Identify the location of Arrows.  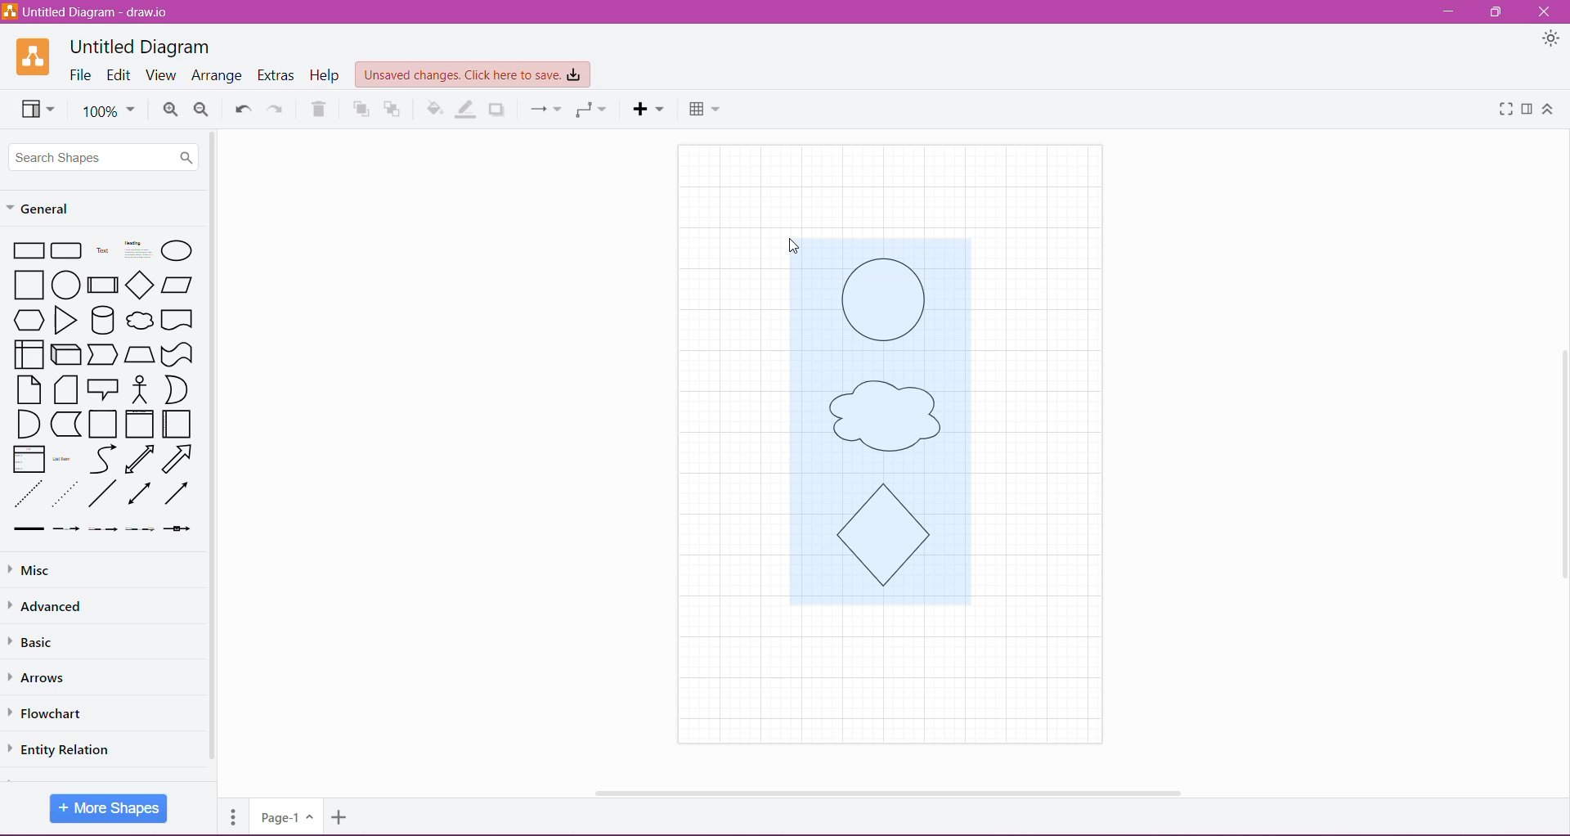
(43, 676).